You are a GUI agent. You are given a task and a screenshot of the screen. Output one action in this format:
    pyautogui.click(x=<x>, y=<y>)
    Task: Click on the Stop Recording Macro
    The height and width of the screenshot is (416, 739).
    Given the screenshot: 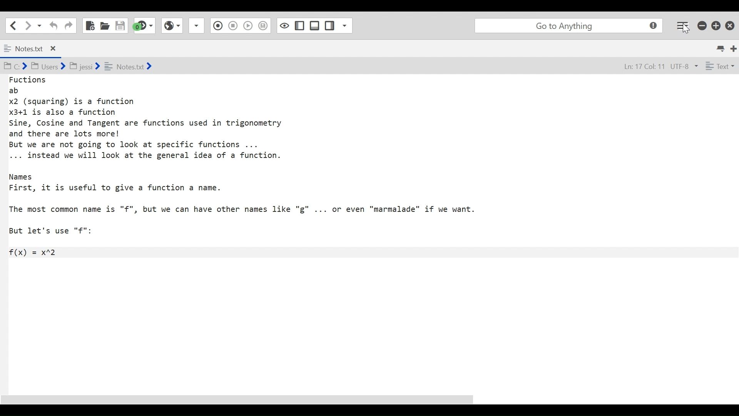 What is the action you would take?
    pyautogui.click(x=217, y=27)
    